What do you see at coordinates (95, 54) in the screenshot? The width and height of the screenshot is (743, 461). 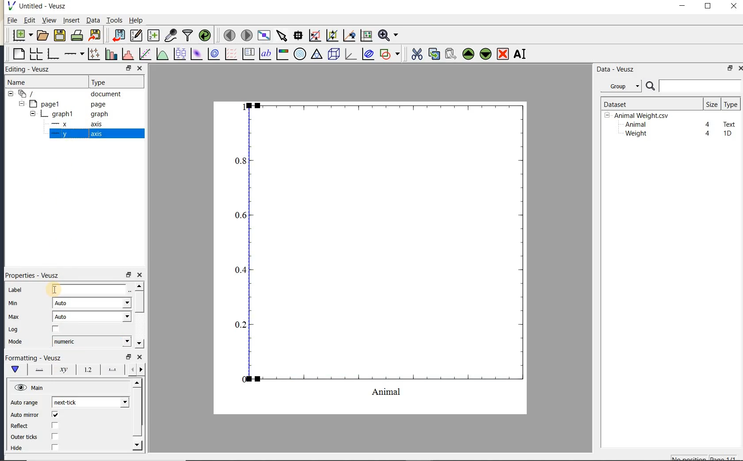 I see `plot points with lines and errorbars` at bounding box center [95, 54].